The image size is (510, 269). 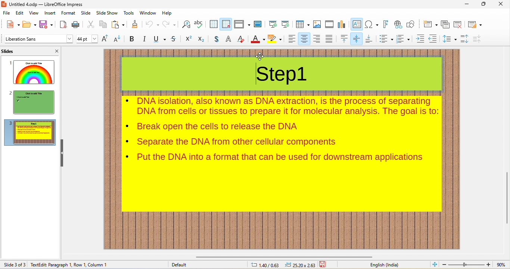 What do you see at coordinates (281, 126) in the screenshot?
I see `contents` at bounding box center [281, 126].